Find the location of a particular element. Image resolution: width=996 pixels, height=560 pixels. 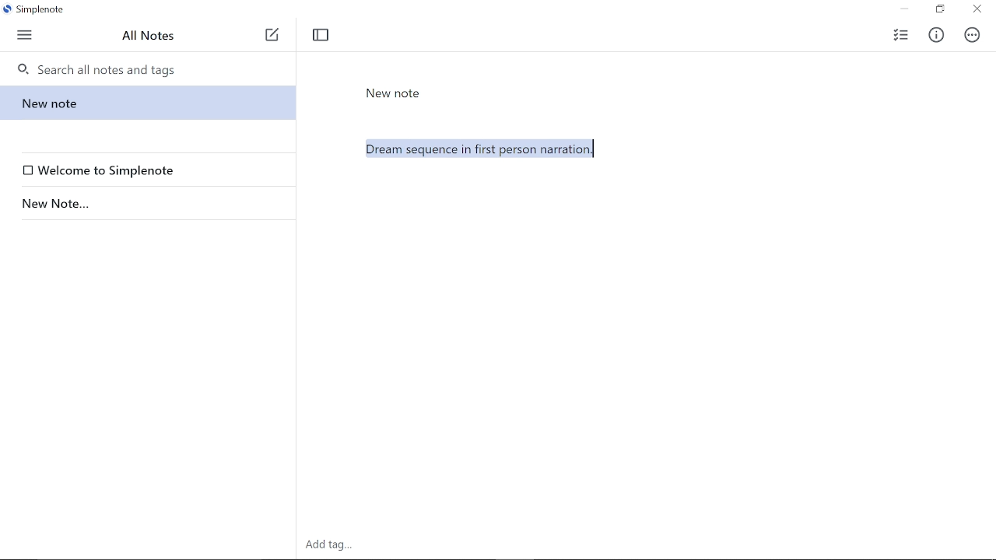

All notes is located at coordinates (149, 35).